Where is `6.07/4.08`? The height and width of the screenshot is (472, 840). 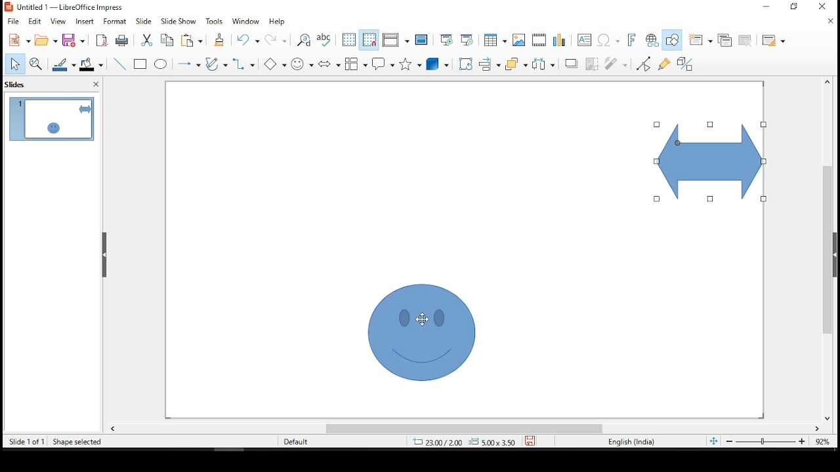
6.07/4.08 is located at coordinates (436, 442).